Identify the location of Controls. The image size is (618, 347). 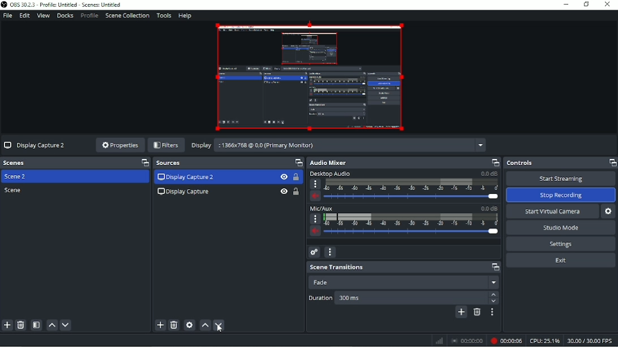
(560, 163).